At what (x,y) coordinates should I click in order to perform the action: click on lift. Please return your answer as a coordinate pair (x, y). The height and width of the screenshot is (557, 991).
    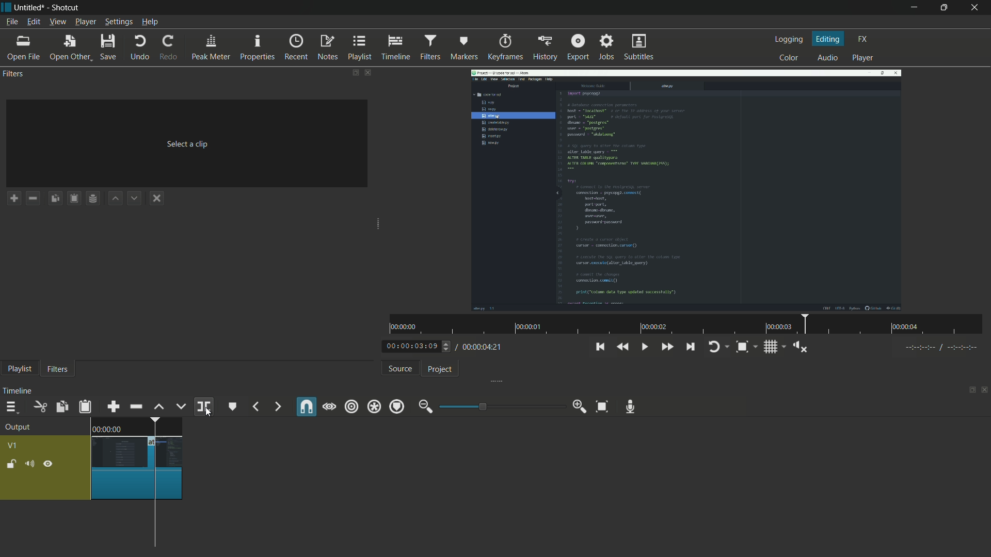
    Looking at the image, I should click on (159, 406).